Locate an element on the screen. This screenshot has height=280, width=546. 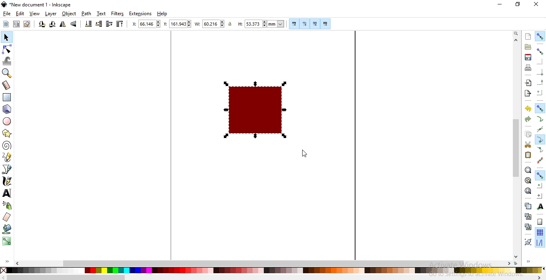
cursor is located at coordinates (304, 154).